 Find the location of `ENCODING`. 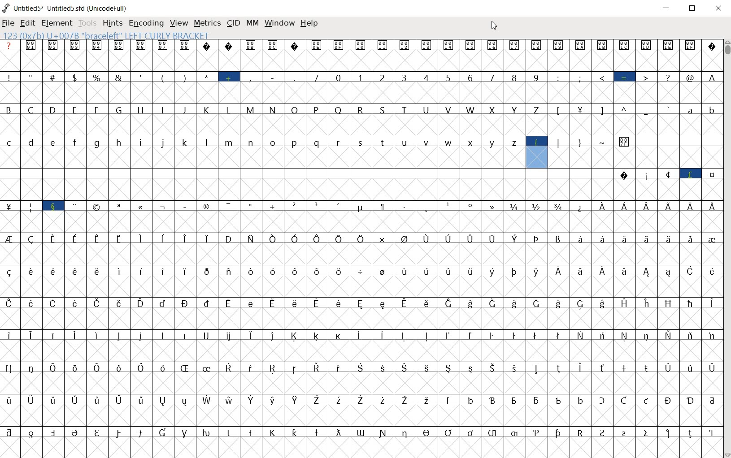

ENCODING is located at coordinates (146, 23).